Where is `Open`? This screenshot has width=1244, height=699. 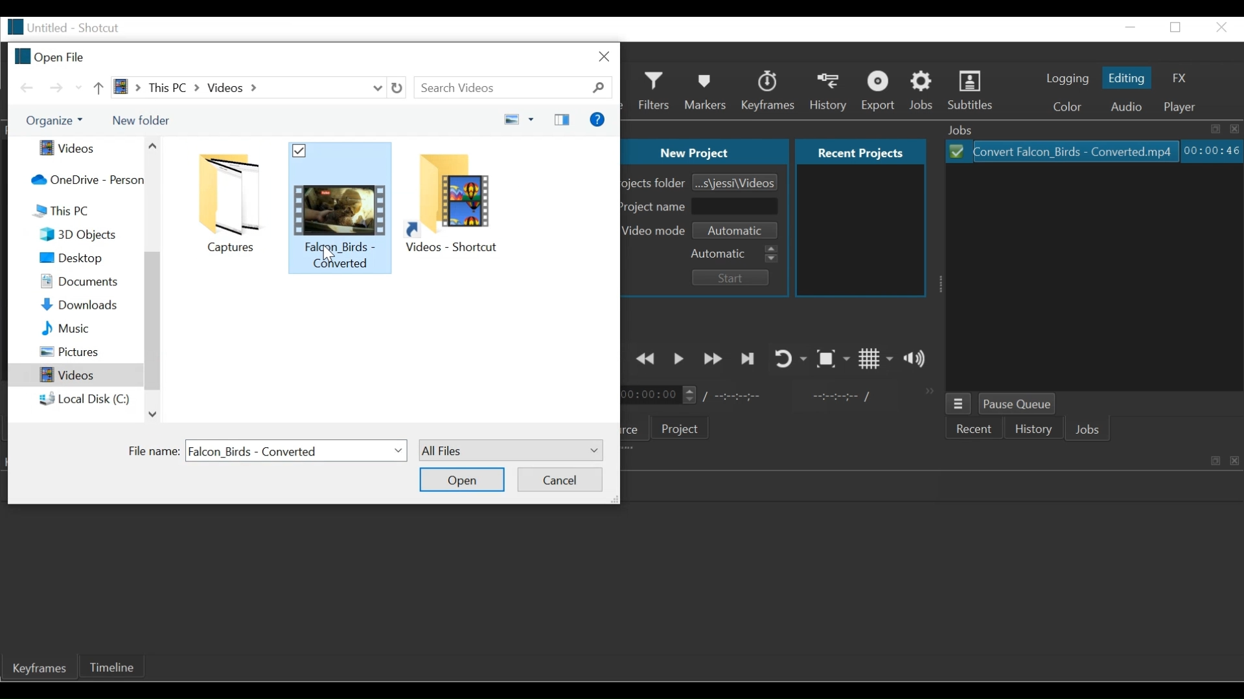 Open is located at coordinates (462, 479).